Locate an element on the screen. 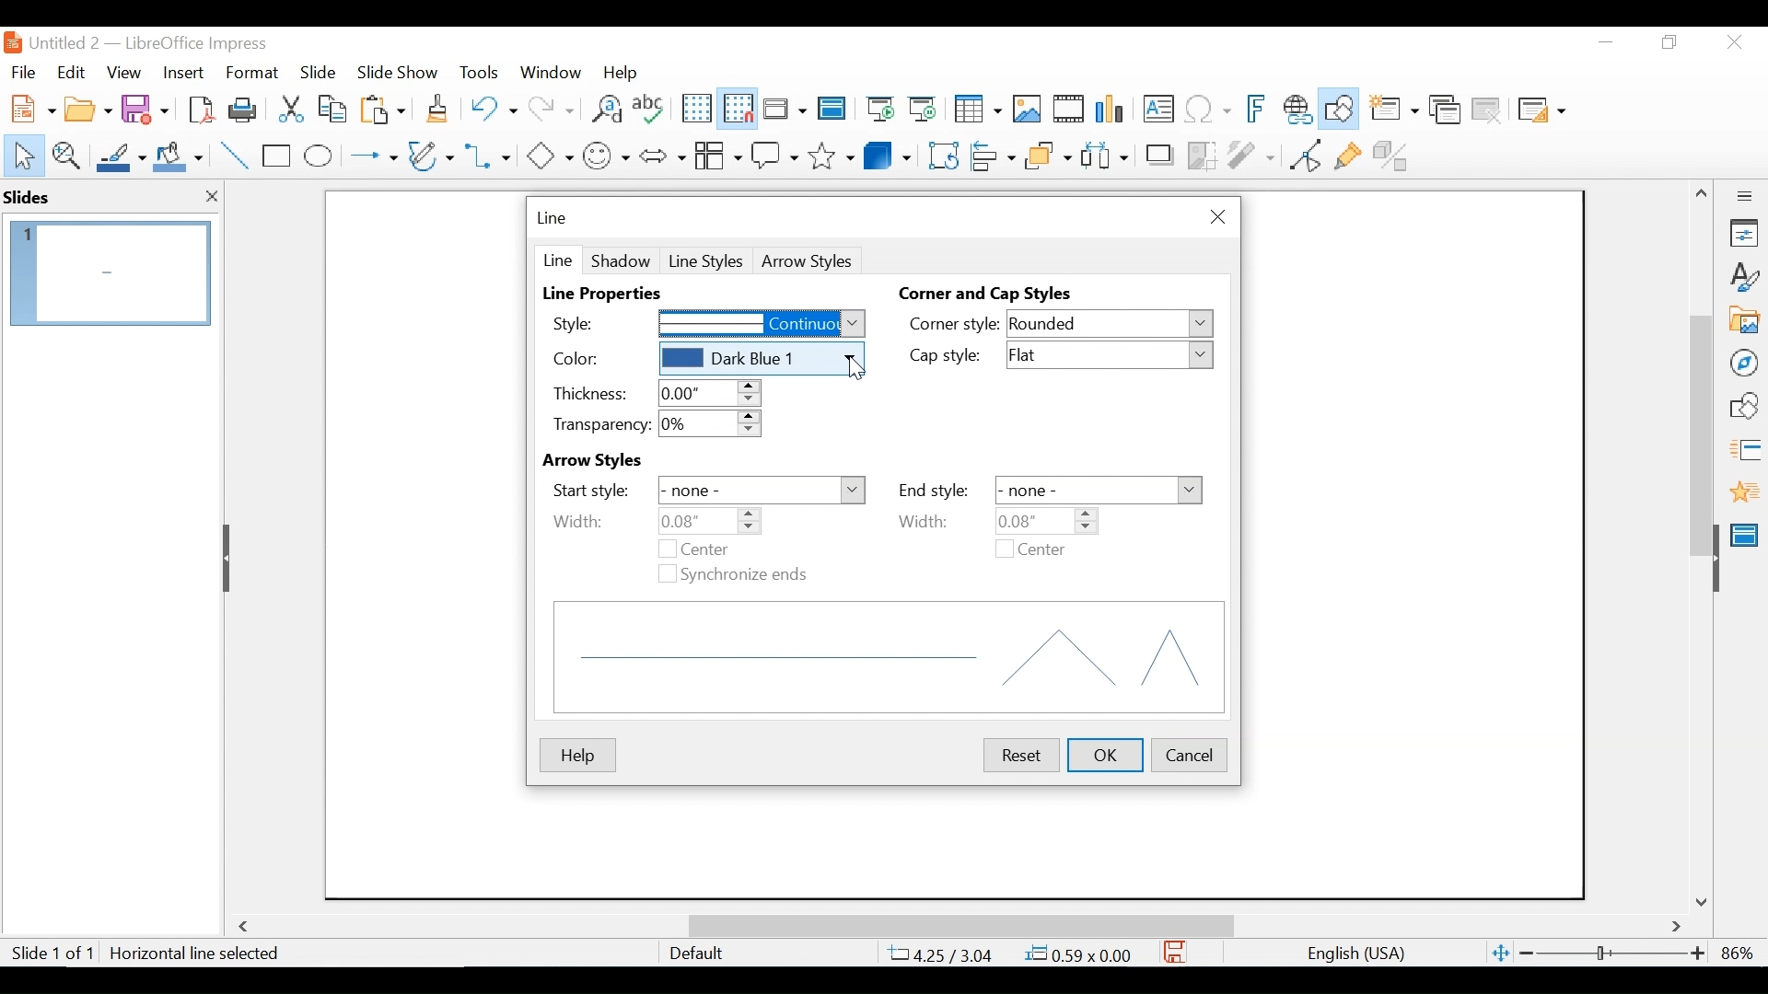 The height and width of the screenshot is (994, 1768). 86% is located at coordinates (1741, 953).